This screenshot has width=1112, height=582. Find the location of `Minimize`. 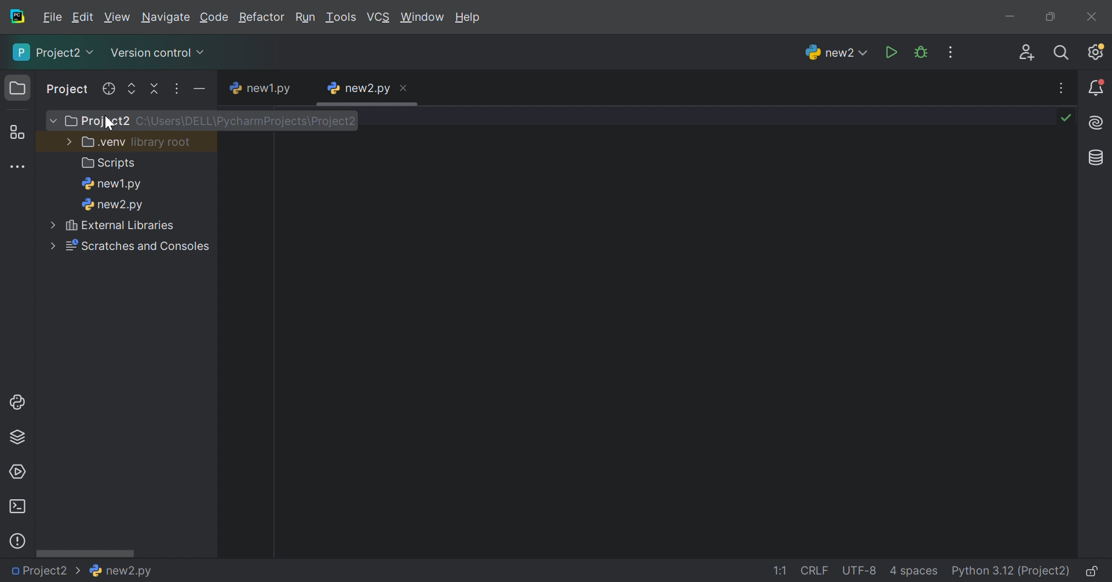

Minimize is located at coordinates (1013, 17).